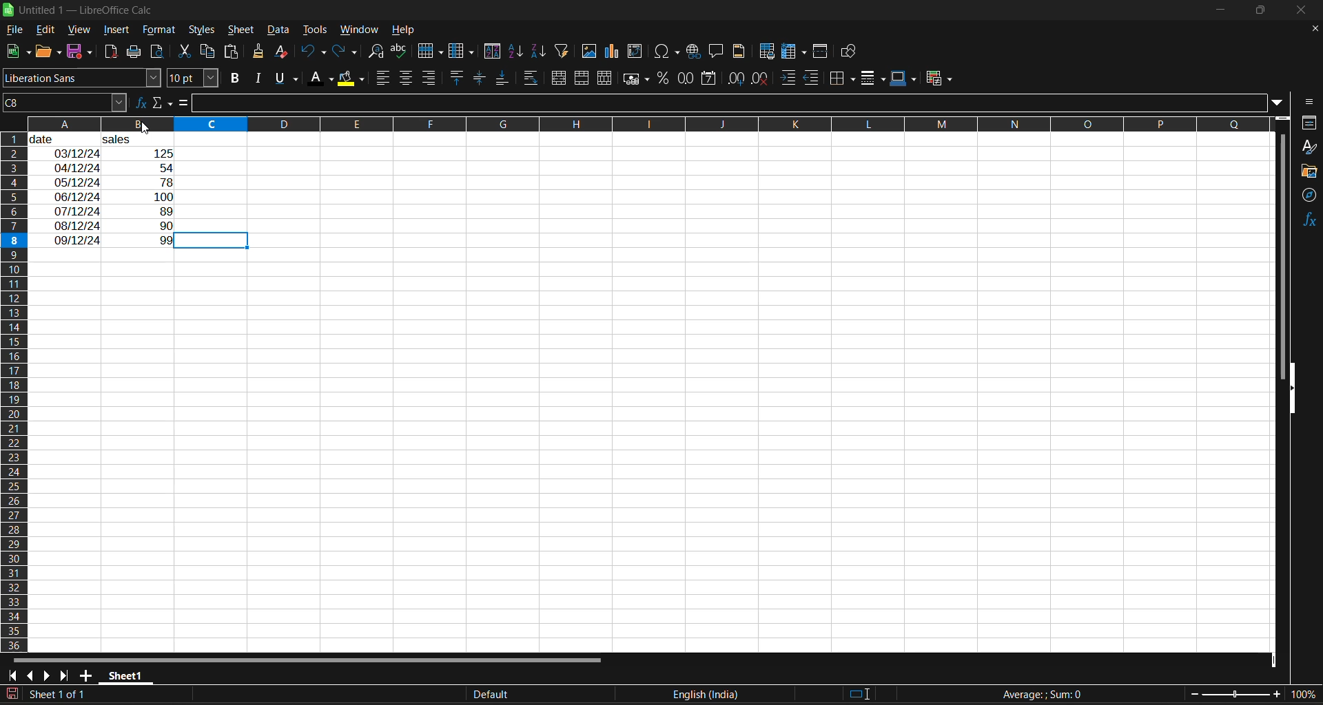 The height and width of the screenshot is (705, 1323). Describe the element at coordinates (633, 123) in the screenshot. I see `rows` at that location.